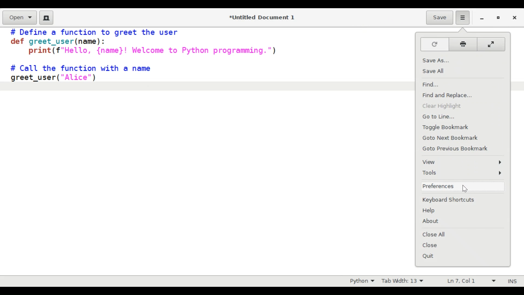 Image resolution: width=524 pixels, height=295 pixels. I want to click on Find and Replace, so click(456, 95).